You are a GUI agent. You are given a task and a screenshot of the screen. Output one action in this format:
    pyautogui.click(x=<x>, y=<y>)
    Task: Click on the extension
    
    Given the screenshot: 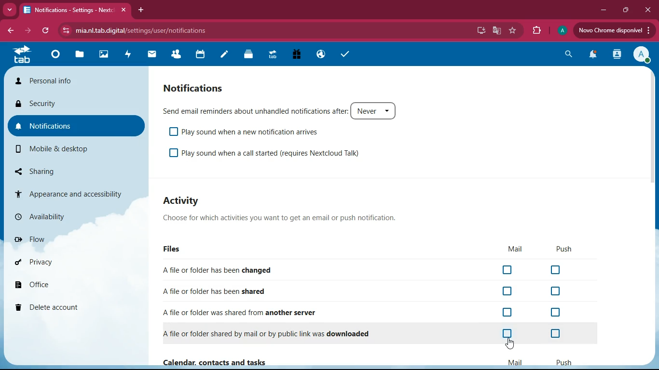 What is the action you would take?
    pyautogui.click(x=534, y=31)
    